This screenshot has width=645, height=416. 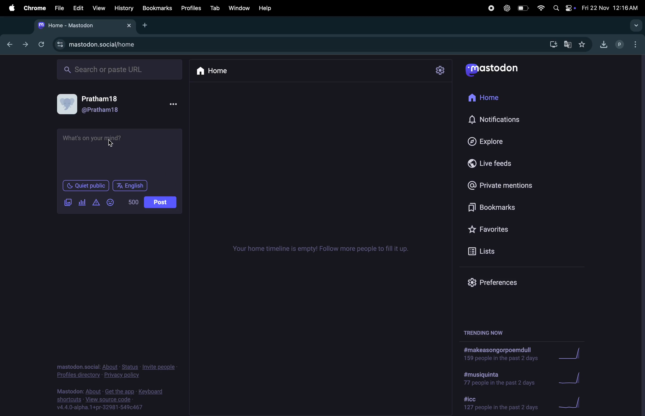 What do you see at coordinates (485, 334) in the screenshot?
I see `trending now` at bounding box center [485, 334].